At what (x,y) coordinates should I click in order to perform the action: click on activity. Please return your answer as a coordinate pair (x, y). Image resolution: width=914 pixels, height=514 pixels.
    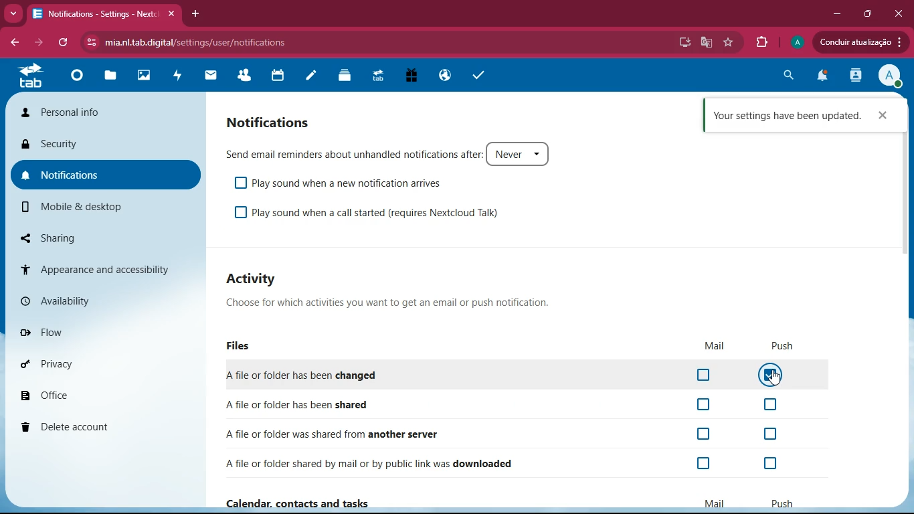
    Looking at the image, I should click on (855, 77).